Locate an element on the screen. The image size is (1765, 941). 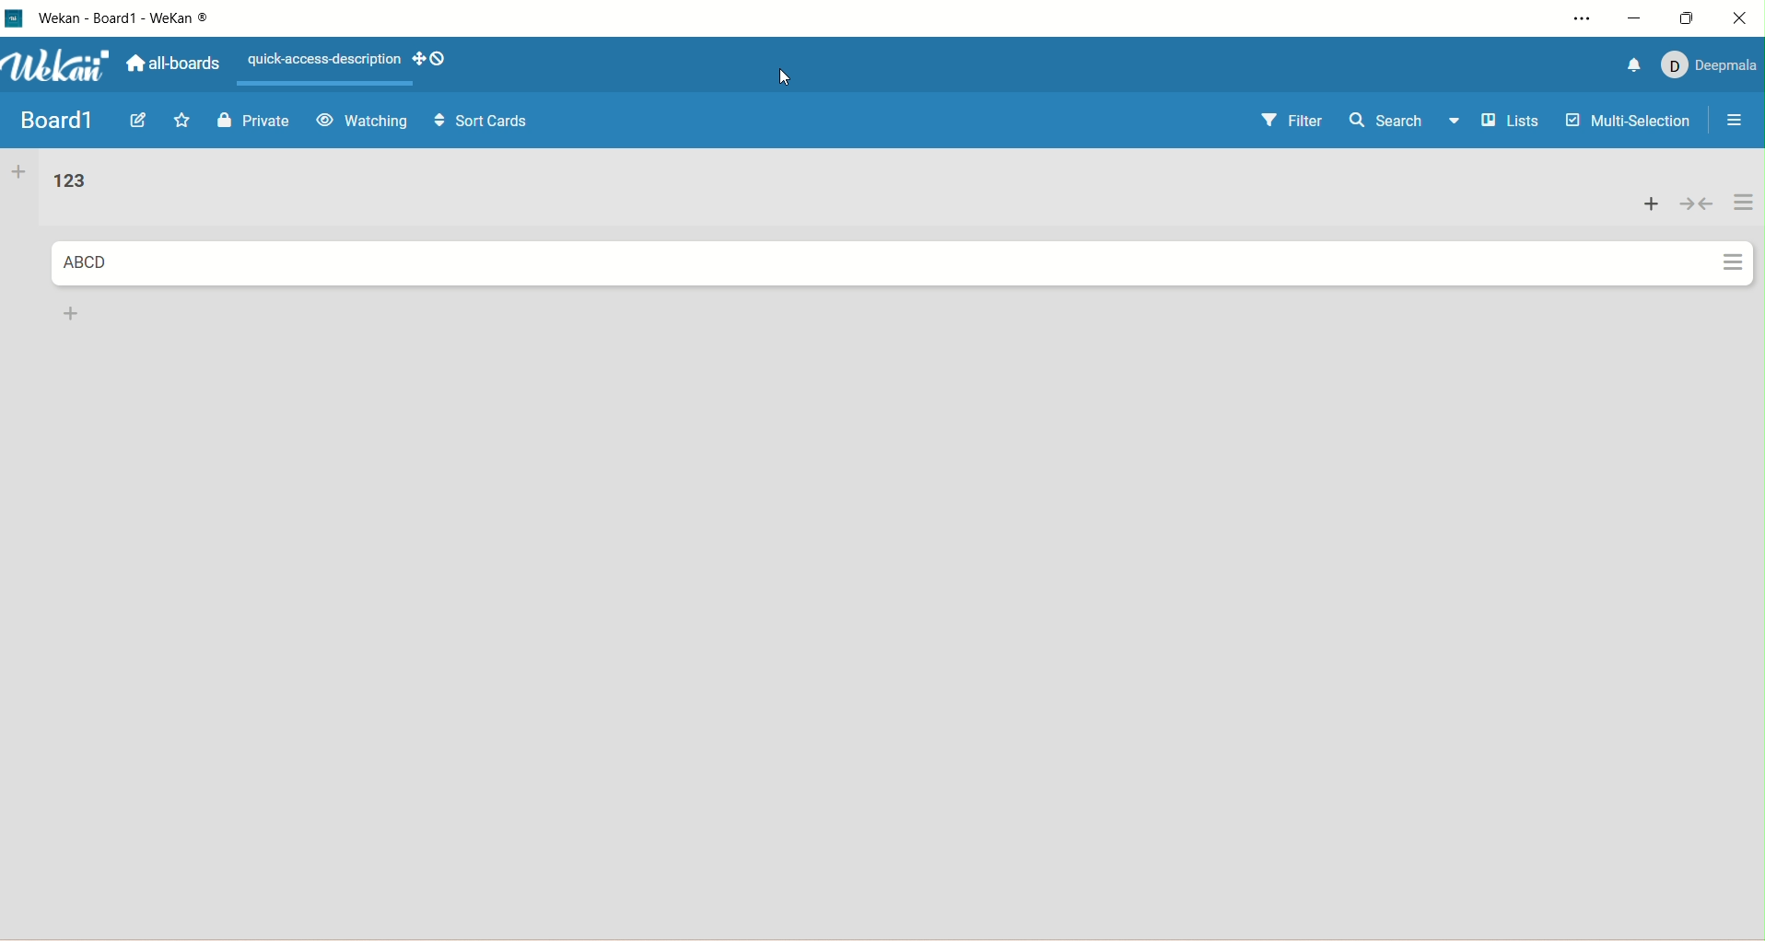
collapse is located at coordinates (1695, 200).